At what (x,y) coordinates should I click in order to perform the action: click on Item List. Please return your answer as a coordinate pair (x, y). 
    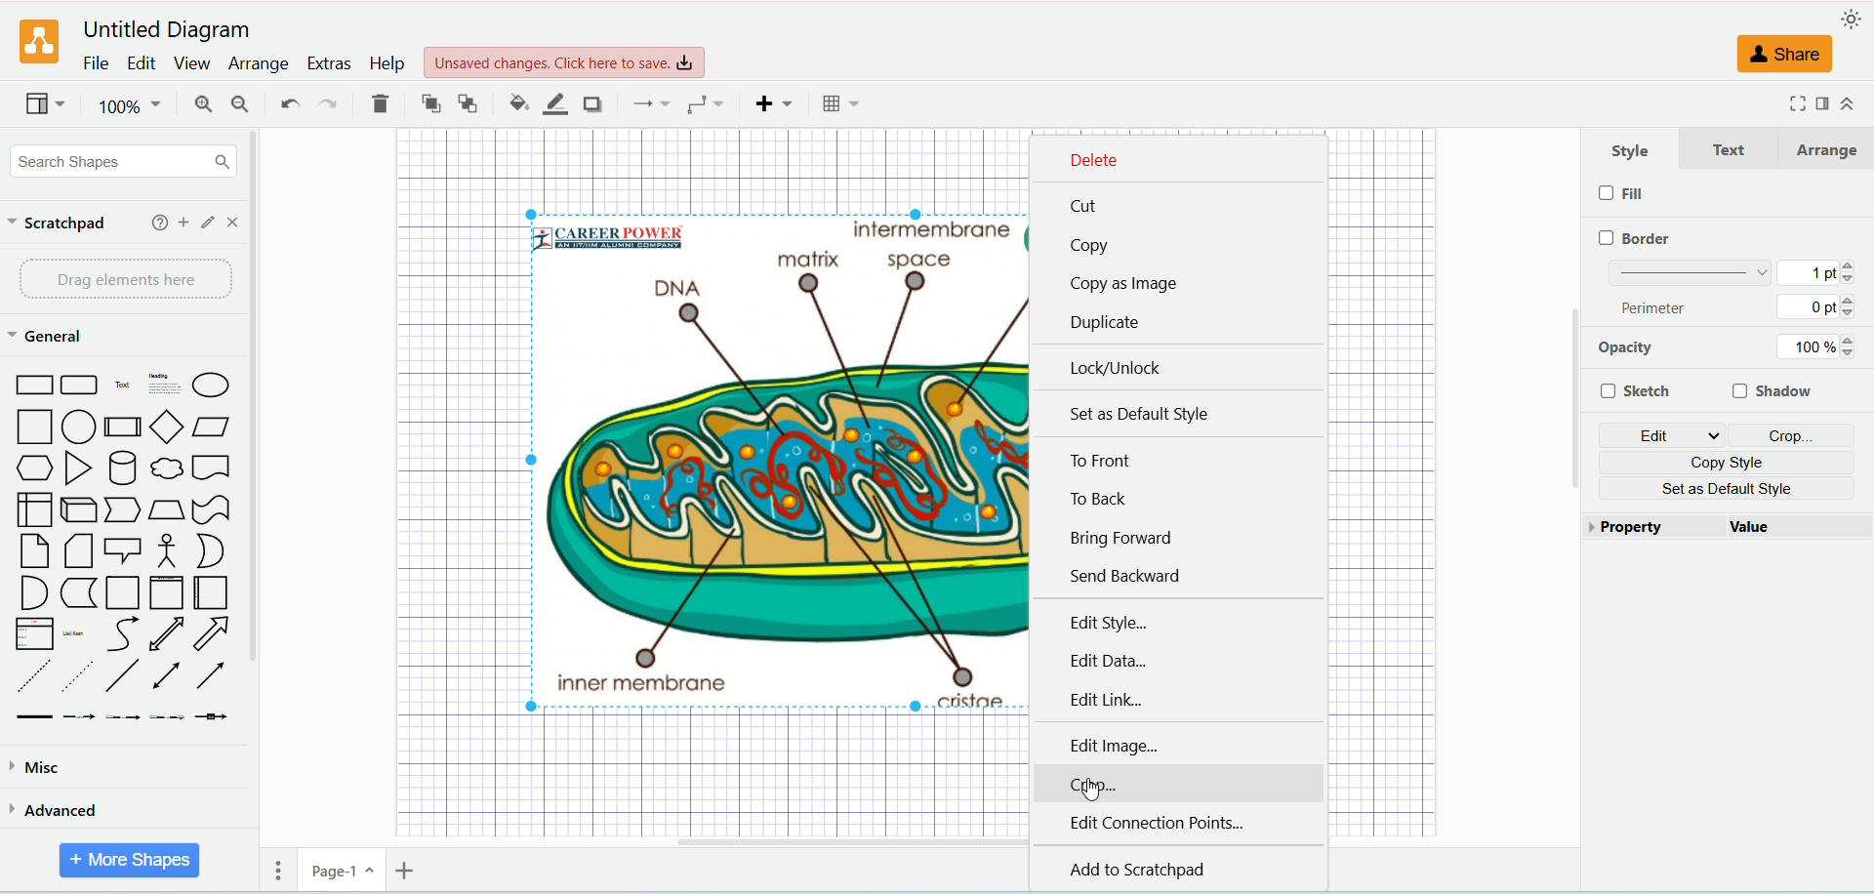
    Looking at the image, I should click on (36, 633).